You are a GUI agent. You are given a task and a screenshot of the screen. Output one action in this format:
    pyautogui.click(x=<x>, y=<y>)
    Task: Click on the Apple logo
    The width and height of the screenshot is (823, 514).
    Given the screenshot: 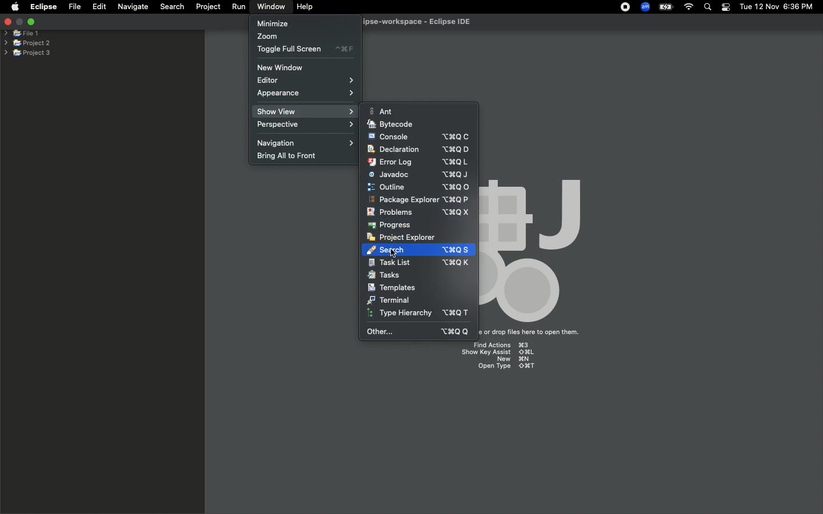 What is the action you would take?
    pyautogui.click(x=15, y=6)
    